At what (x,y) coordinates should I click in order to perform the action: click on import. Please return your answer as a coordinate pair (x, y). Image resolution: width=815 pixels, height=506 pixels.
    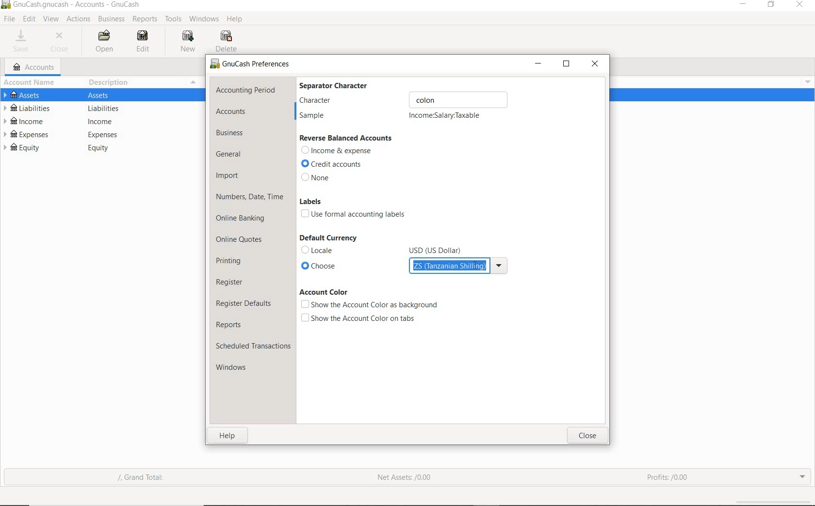
    Looking at the image, I should click on (228, 176).